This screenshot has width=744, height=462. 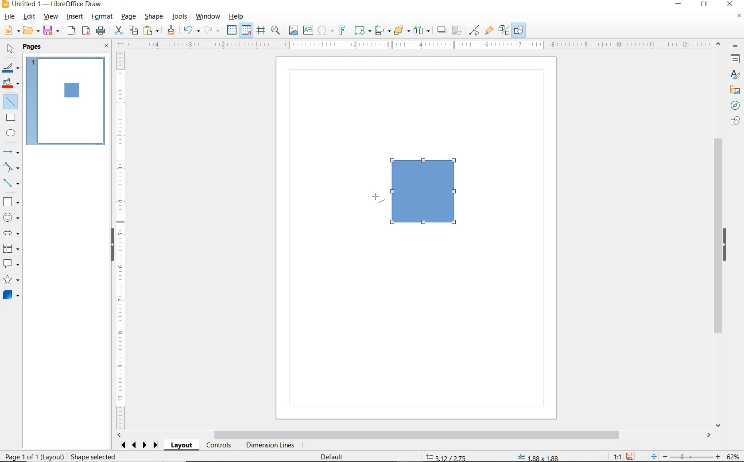 What do you see at coordinates (12, 85) in the screenshot?
I see `FILL COLOR` at bounding box center [12, 85].